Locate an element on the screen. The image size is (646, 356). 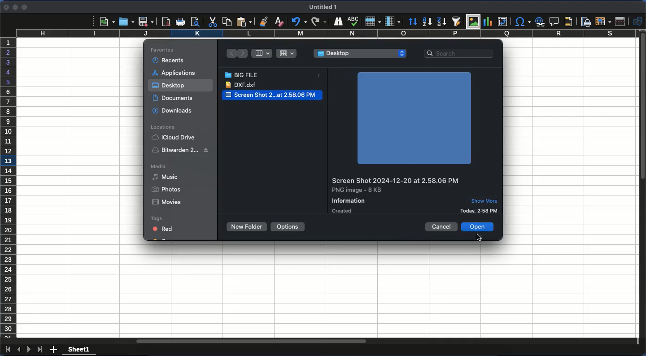
define print area is located at coordinates (585, 22).